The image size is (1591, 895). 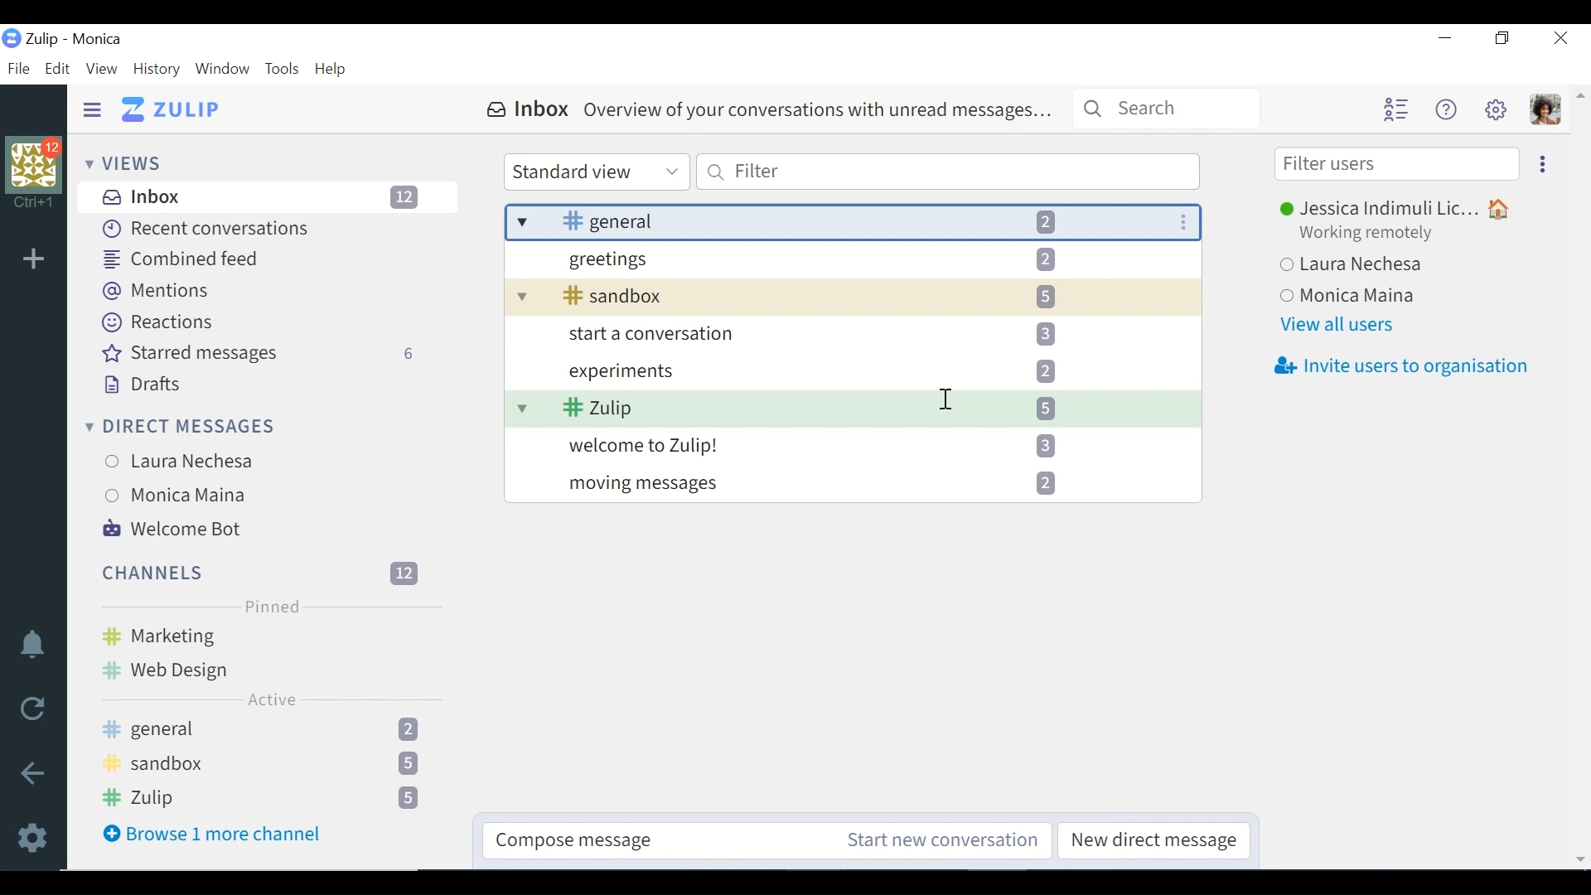 I want to click on minimize, so click(x=1444, y=38).